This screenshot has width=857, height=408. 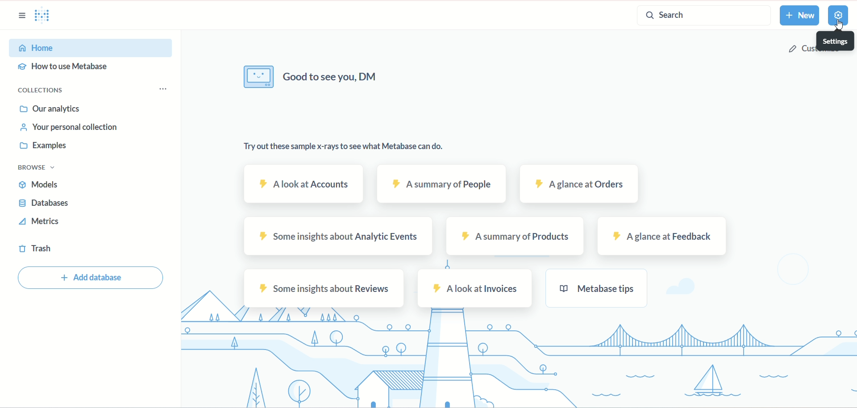 What do you see at coordinates (67, 129) in the screenshot?
I see `your personal collection` at bounding box center [67, 129].